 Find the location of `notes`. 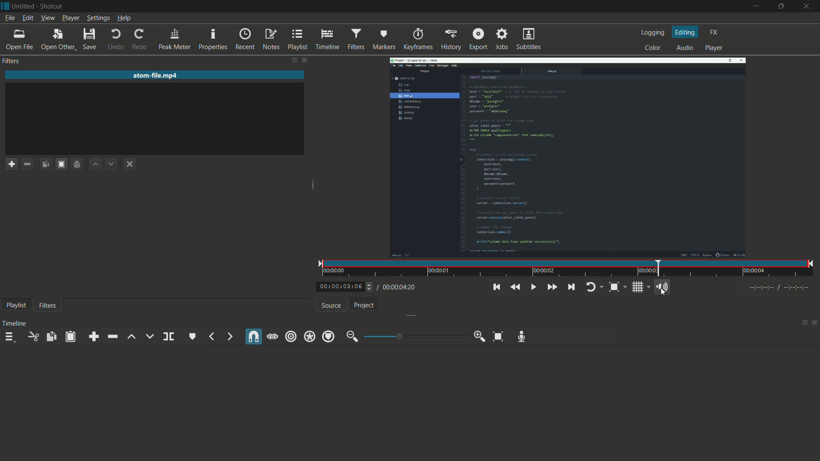

notes is located at coordinates (270, 40).